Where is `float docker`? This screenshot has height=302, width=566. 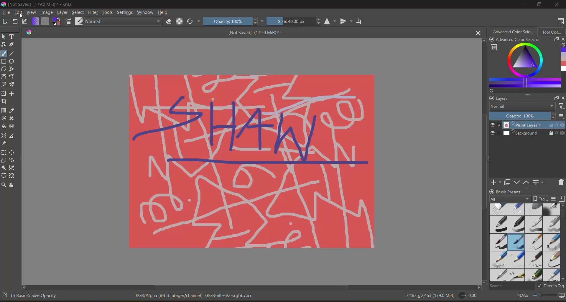 float docker is located at coordinates (555, 39).